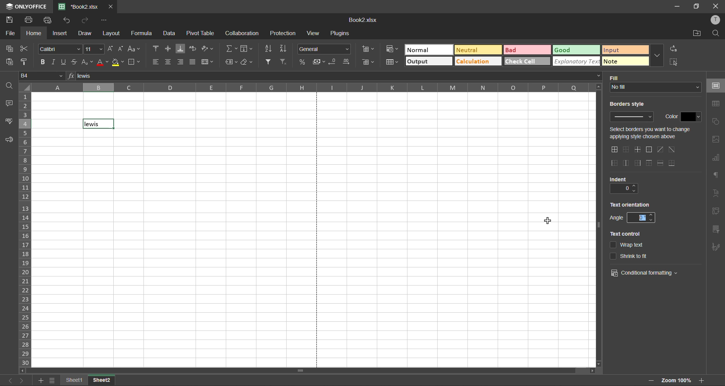 The image size is (725, 386). What do you see at coordinates (34, 34) in the screenshot?
I see `home` at bounding box center [34, 34].